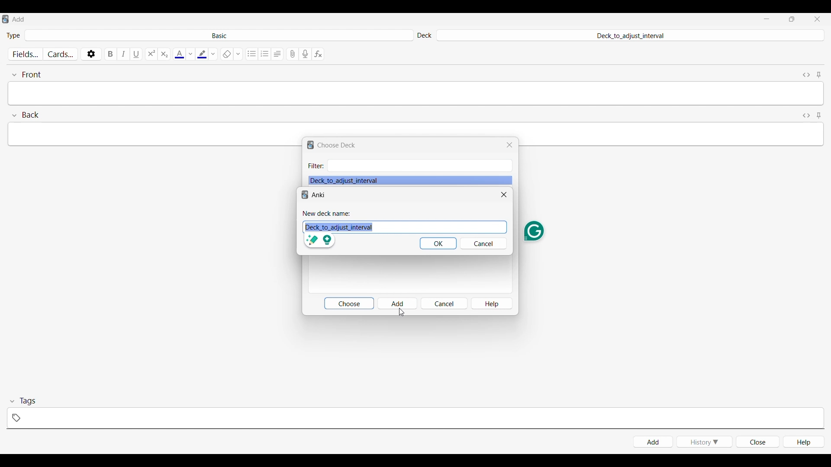 The width and height of the screenshot is (831, 467). Describe the element at coordinates (277, 54) in the screenshot. I see `Alignment` at that location.